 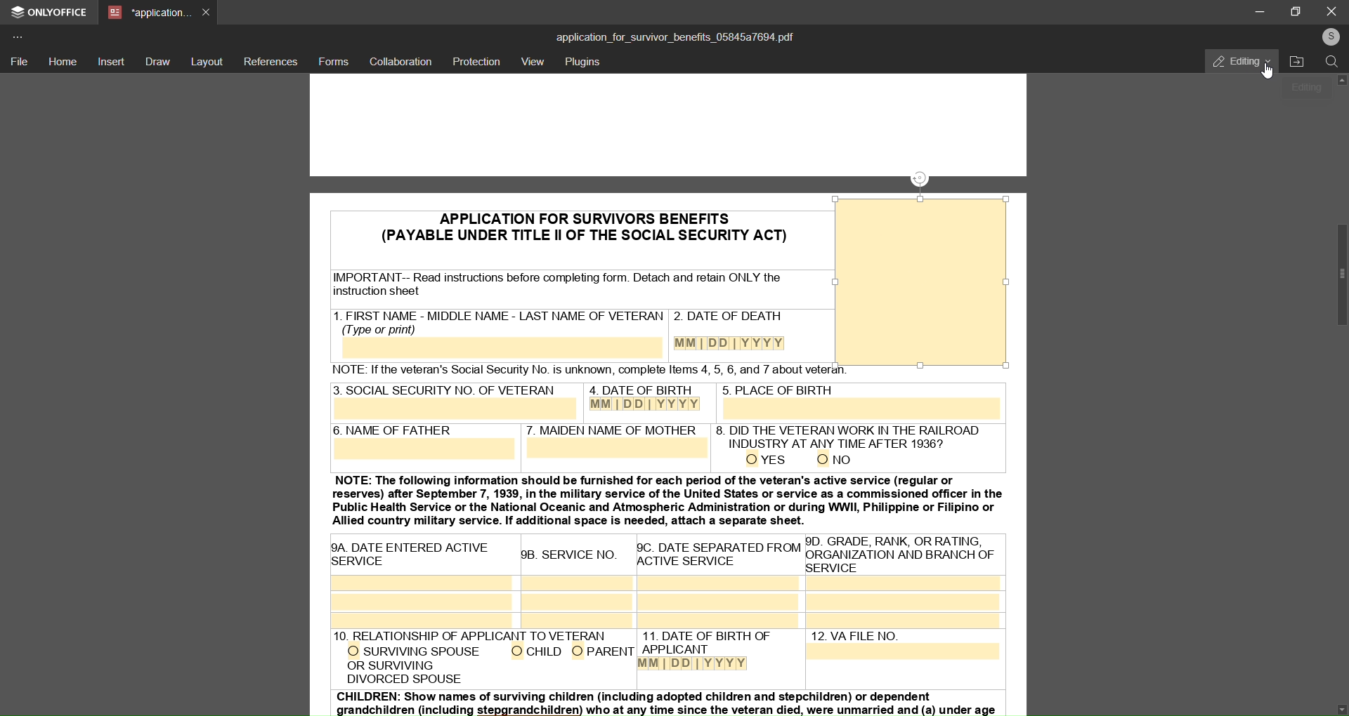 What do you see at coordinates (922, 133) in the screenshot?
I see `PDF of application for survivors benefits` at bounding box center [922, 133].